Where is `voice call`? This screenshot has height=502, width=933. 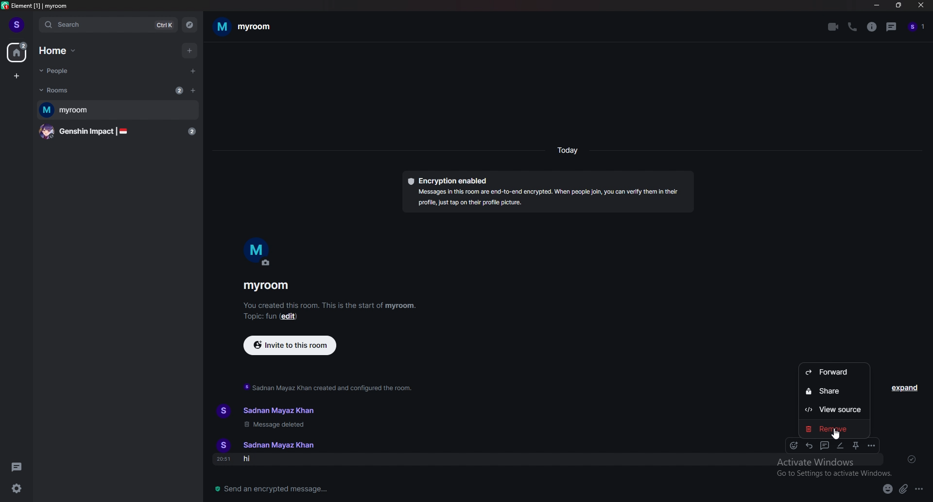 voice call is located at coordinates (854, 27).